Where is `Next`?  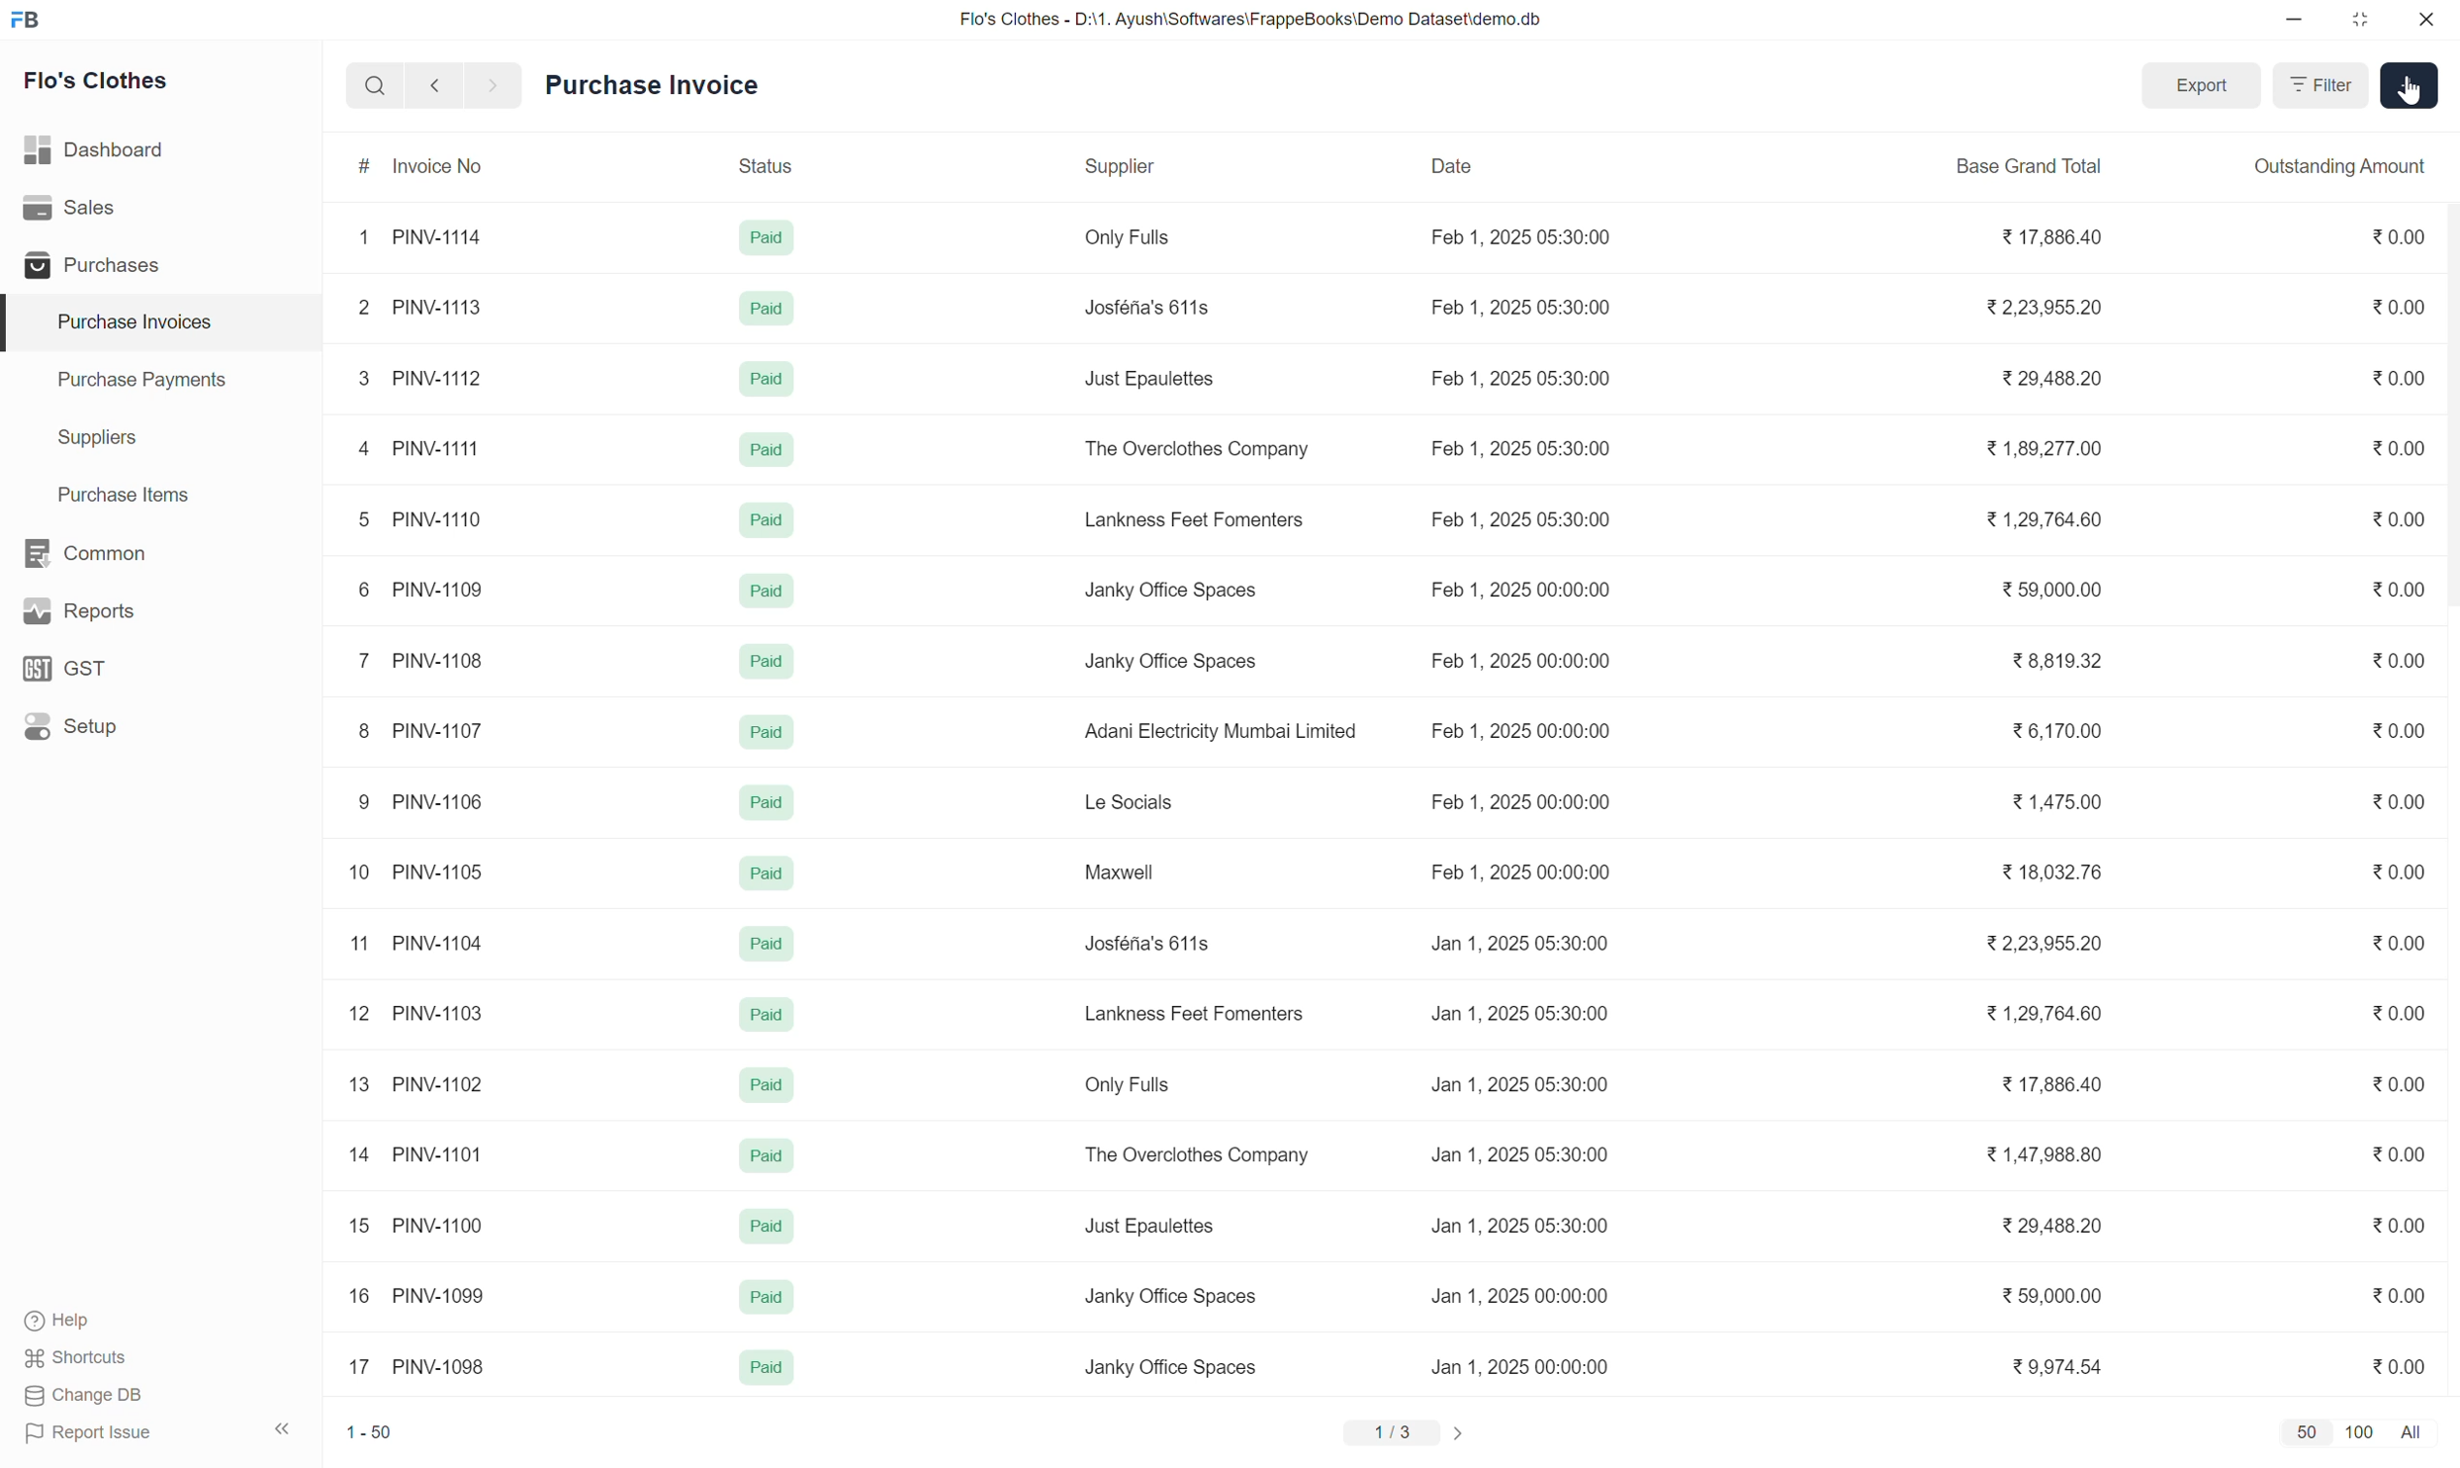
Next is located at coordinates (495, 85).